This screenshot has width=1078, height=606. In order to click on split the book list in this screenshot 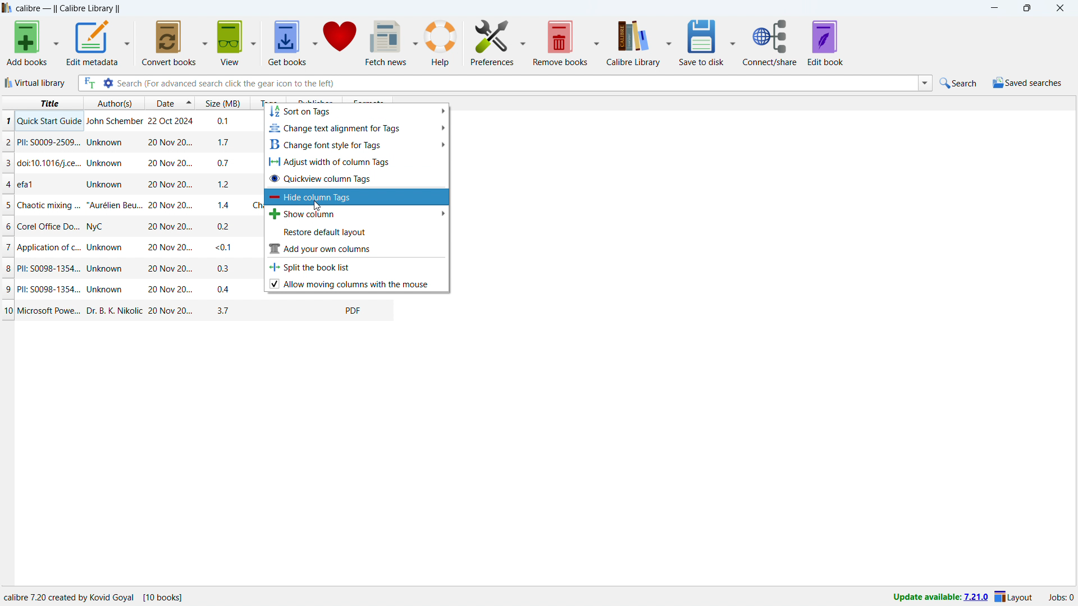, I will do `click(356, 267)`.